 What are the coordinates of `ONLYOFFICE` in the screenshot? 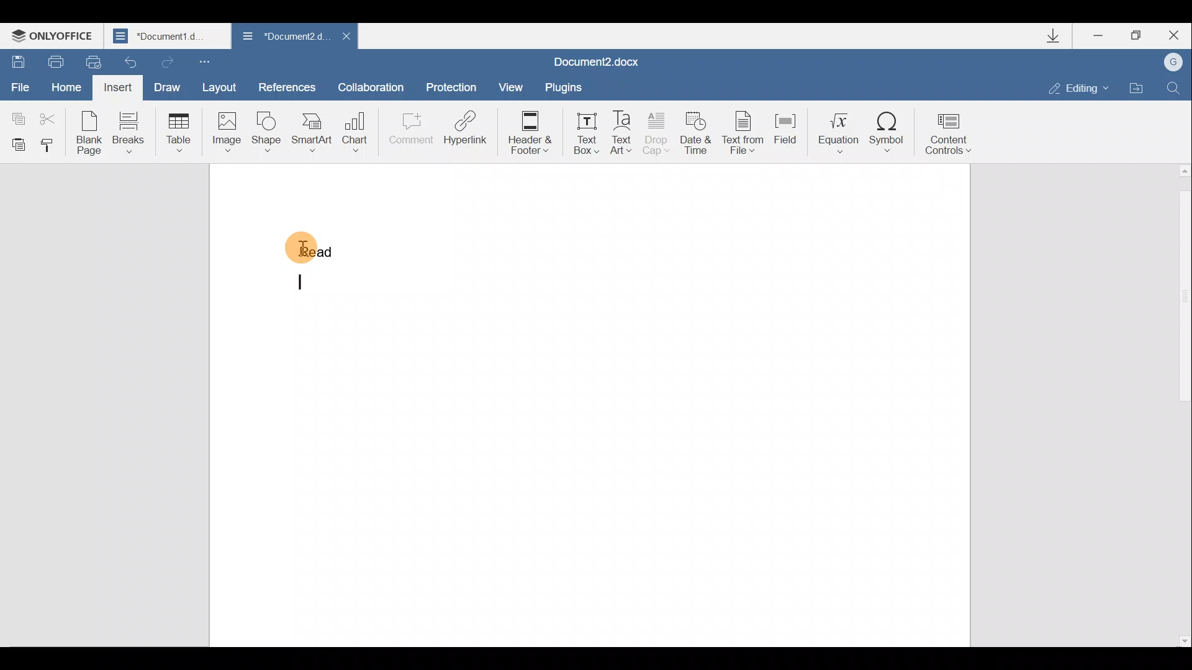 It's located at (55, 37).